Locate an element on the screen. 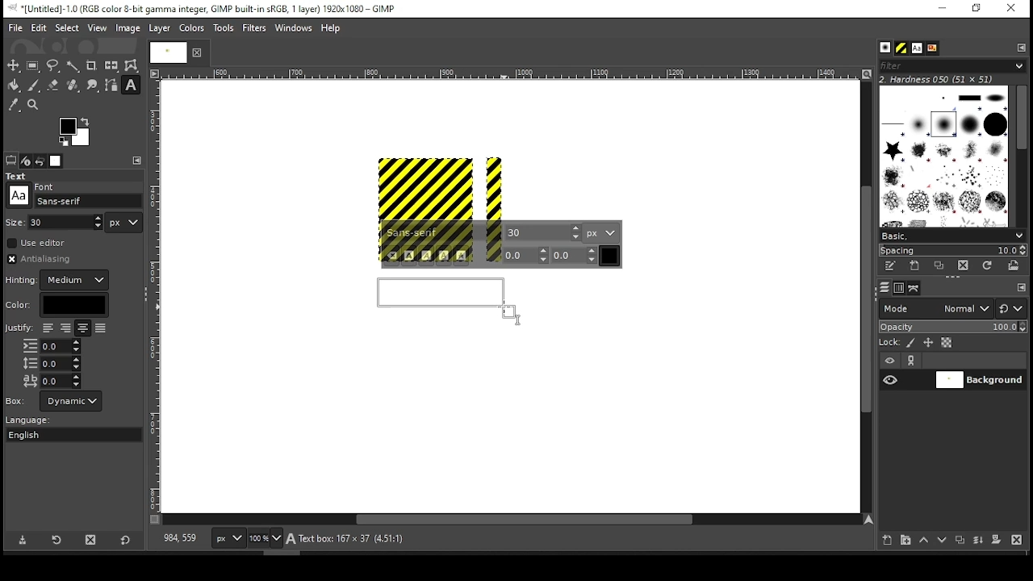  text tool is located at coordinates (131, 86).